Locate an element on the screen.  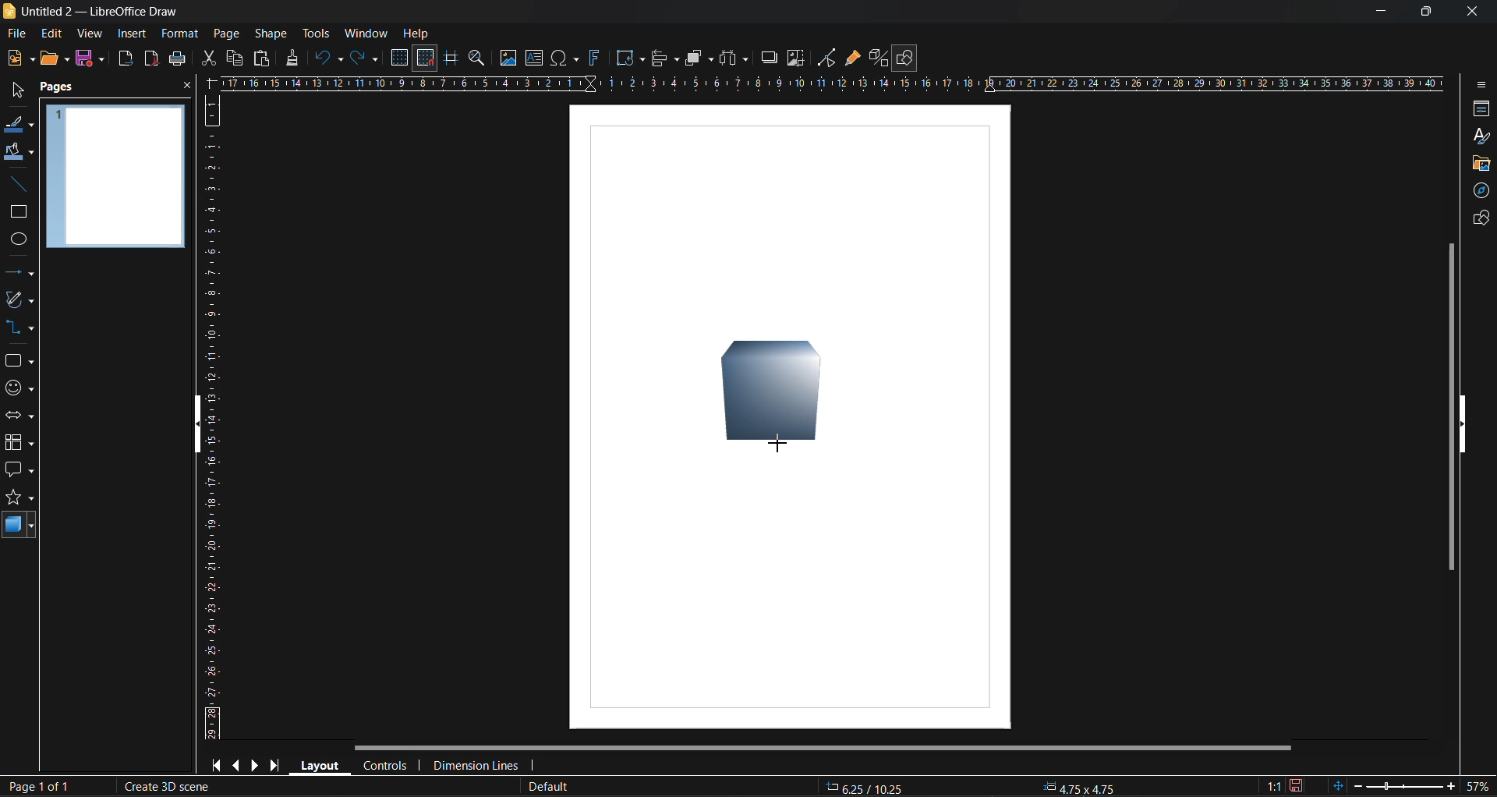
copy is located at coordinates (233, 58).